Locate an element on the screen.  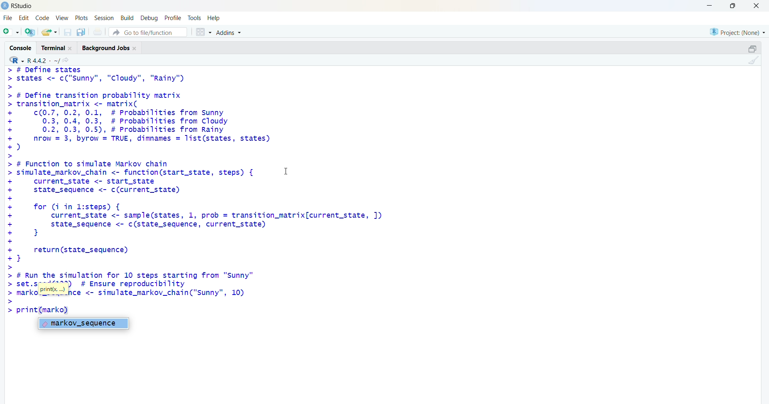
close is located at coordinates (756, 6).